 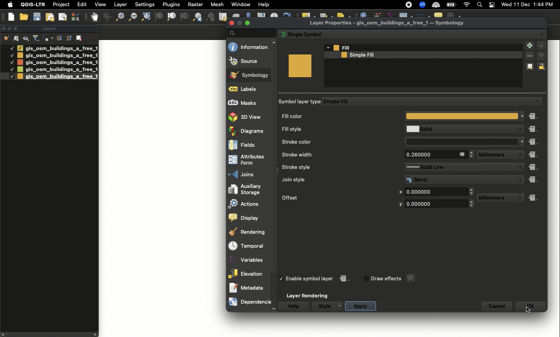 I want to click on gis_osm_buildings_a_free_1, so click(x=58, y=76).